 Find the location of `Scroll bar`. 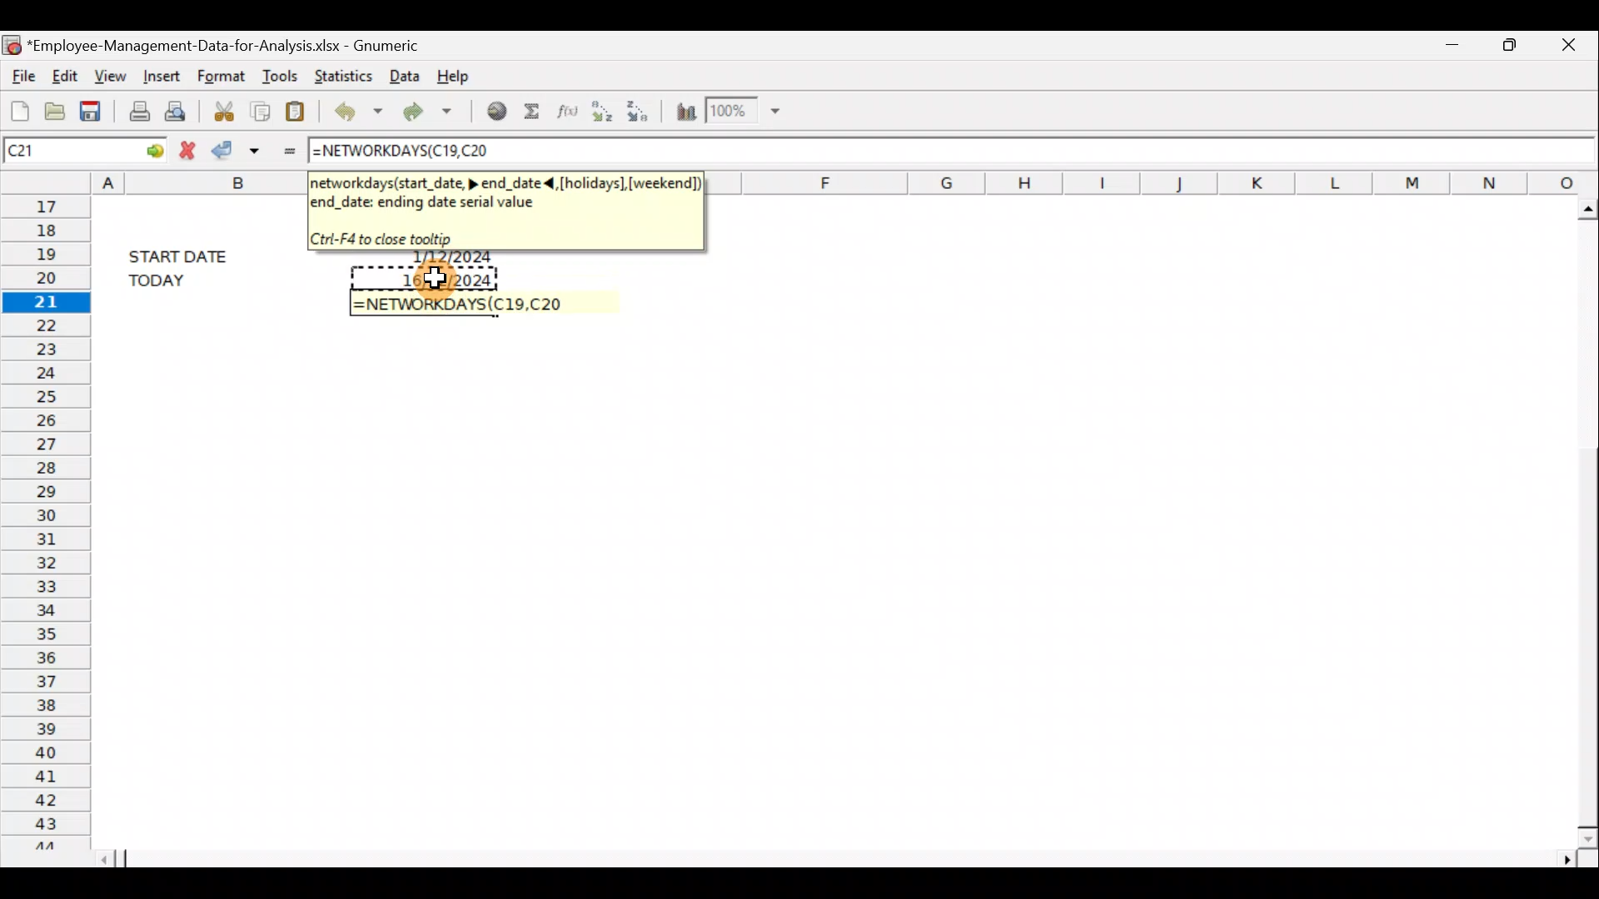

Scroll bar is located at coordinates (843, 858).